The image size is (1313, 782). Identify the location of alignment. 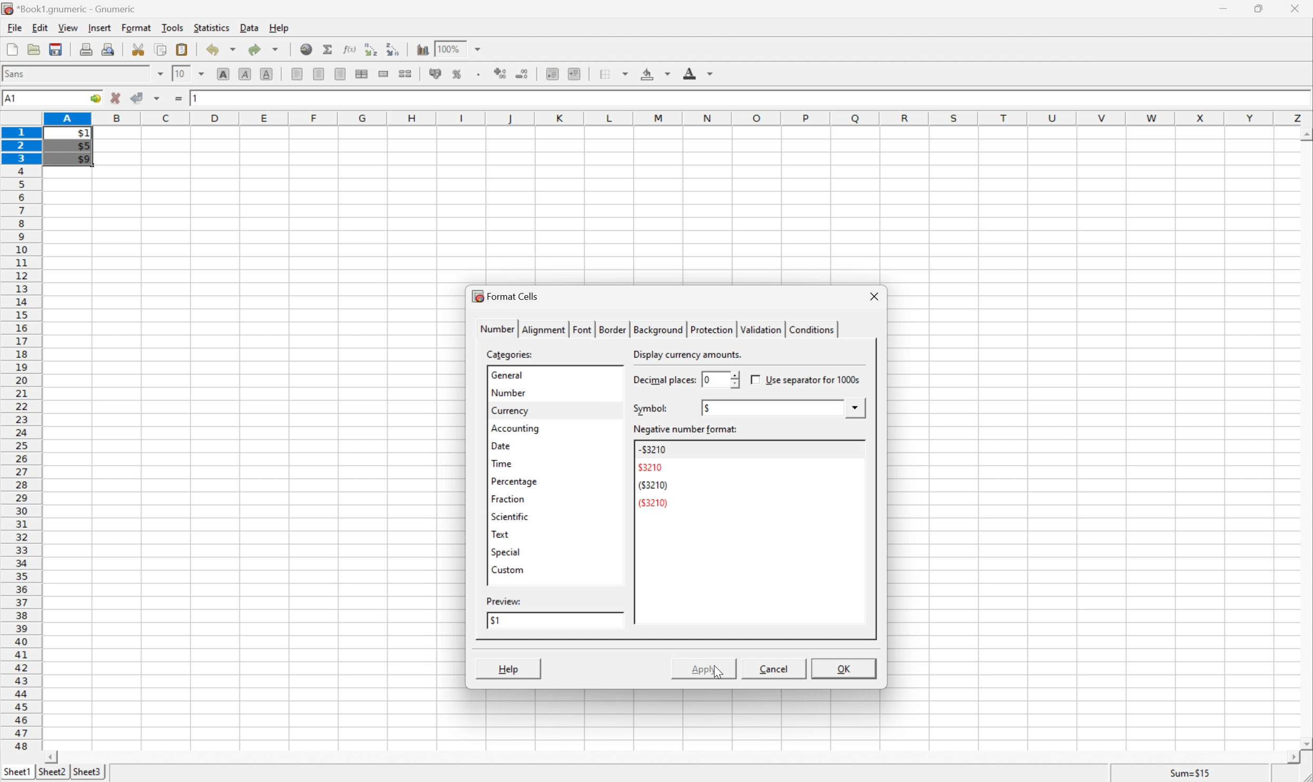
(544, 329).